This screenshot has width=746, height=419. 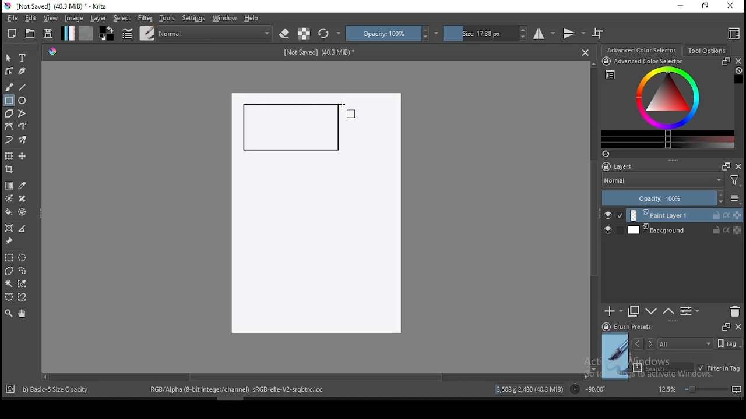 What do you see at coordinates (126, 33) in the screenshot?
I see `brush settings` at bounding box center [126, 33].